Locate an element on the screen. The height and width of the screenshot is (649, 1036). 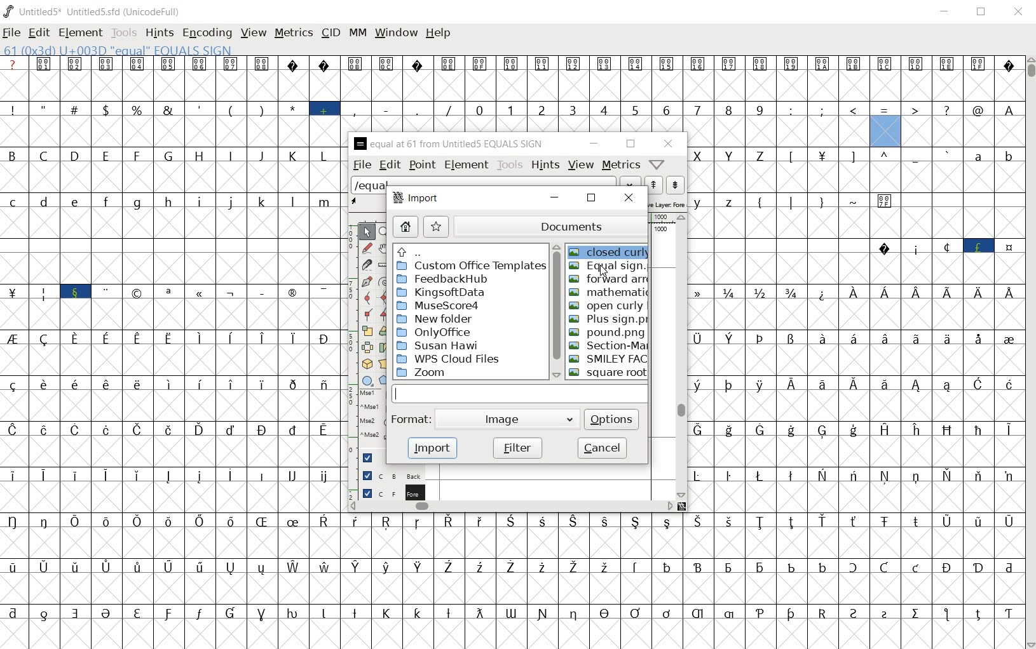
tools is located at coordinates (509, 164).